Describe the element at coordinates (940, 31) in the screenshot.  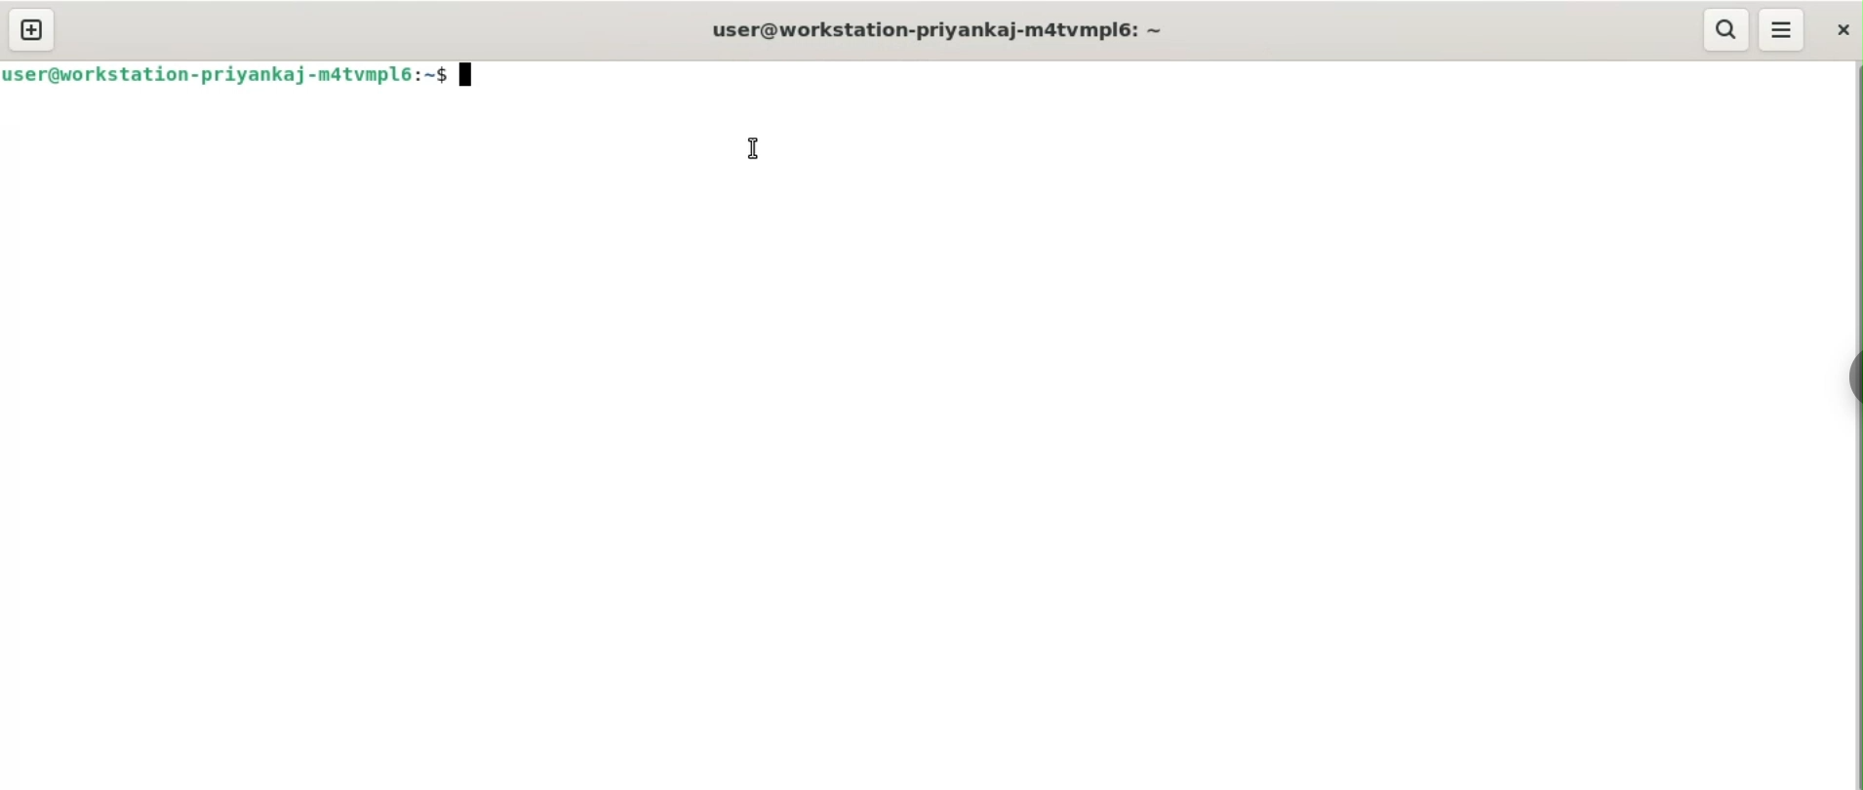
I see `user@workstation-priyankaj-m4tvmpl6: ~` at that location.